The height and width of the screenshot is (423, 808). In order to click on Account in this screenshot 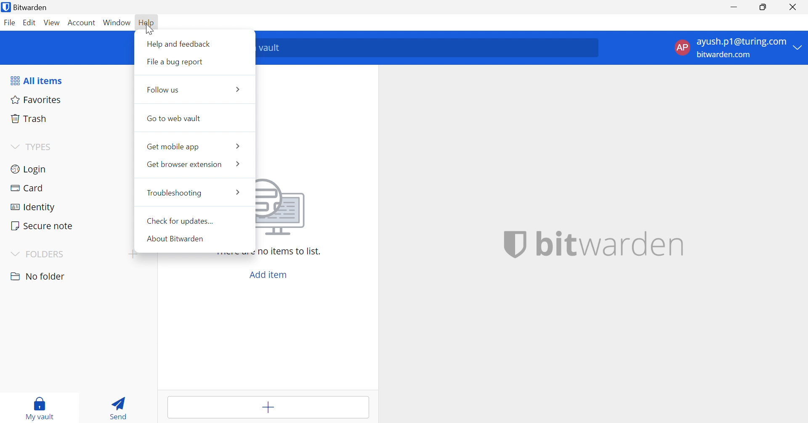, I will do `click(82, 24)`.